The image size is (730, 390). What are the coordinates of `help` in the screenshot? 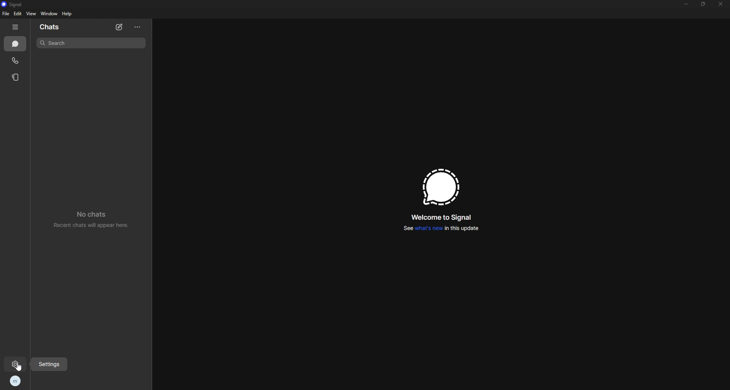 It's located at (67, 13).